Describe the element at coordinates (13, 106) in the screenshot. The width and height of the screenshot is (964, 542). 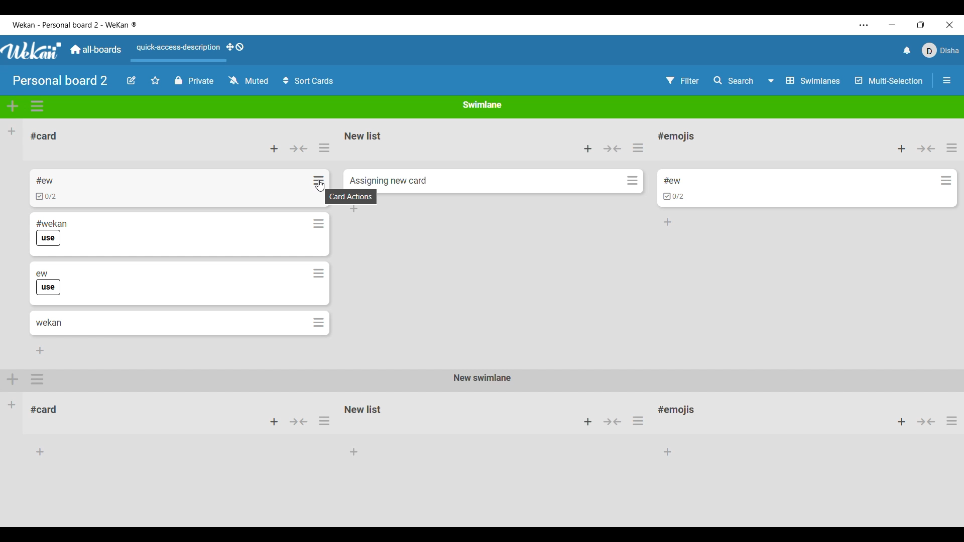
I see `Add swimlane` at that location.